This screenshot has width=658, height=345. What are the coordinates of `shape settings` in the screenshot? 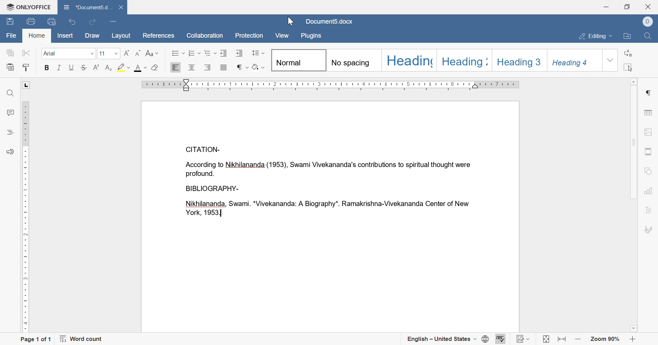 It's located at (650, 170).